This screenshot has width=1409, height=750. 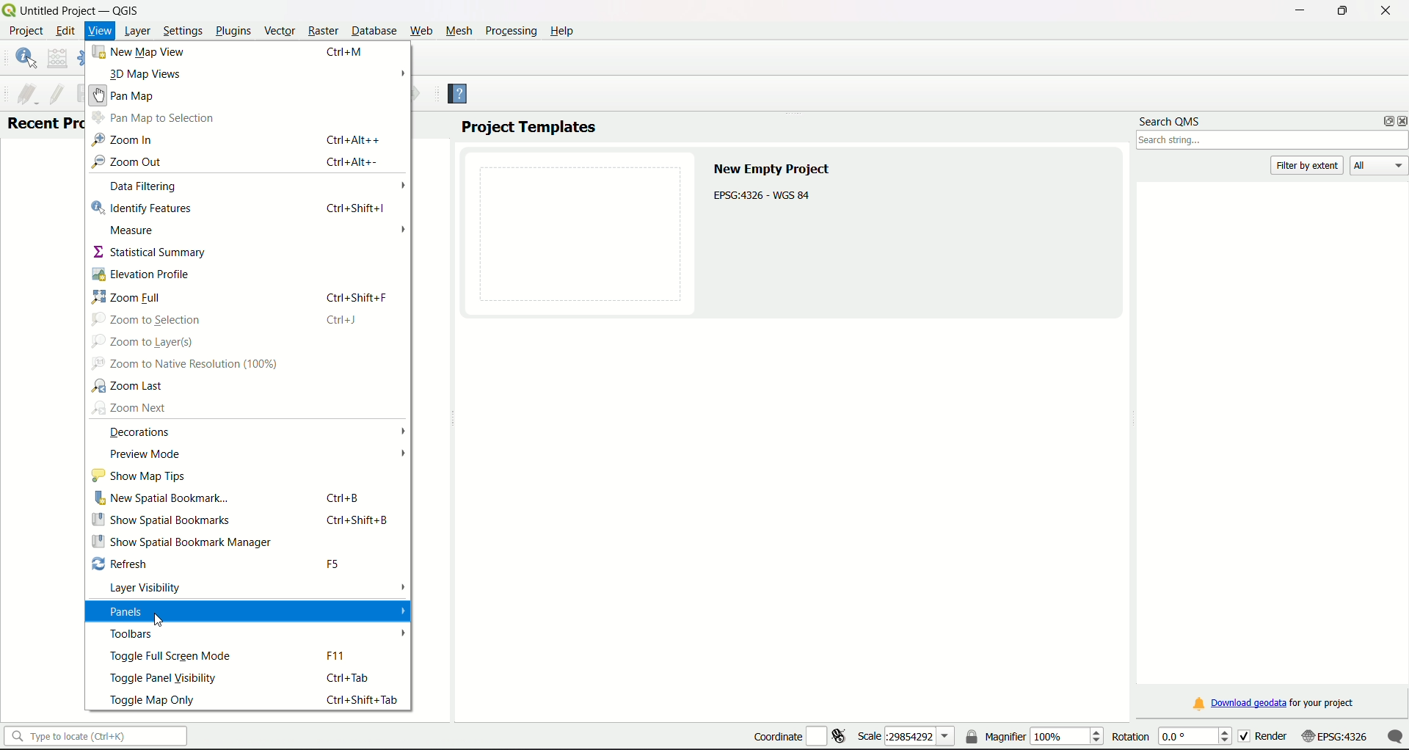 I want to click on zoom last, so click(x=125, y=387).